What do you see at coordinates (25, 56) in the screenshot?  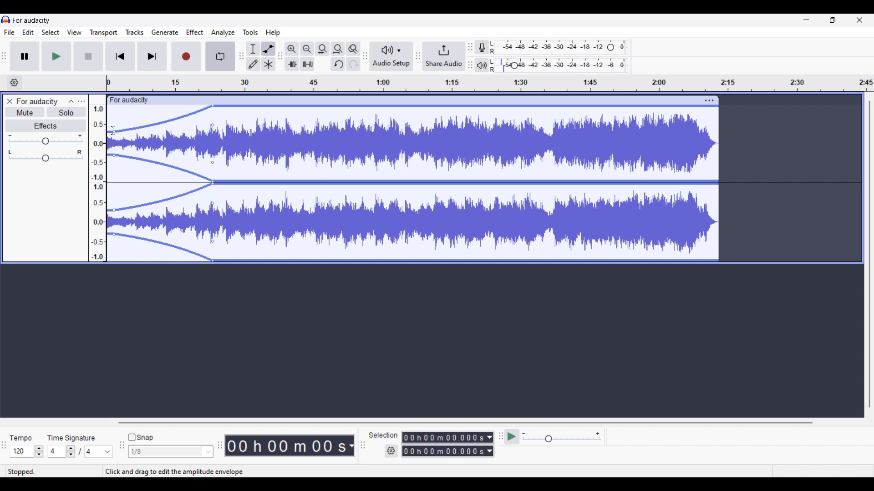 I see `Pause` at bounding box center [25, 56].